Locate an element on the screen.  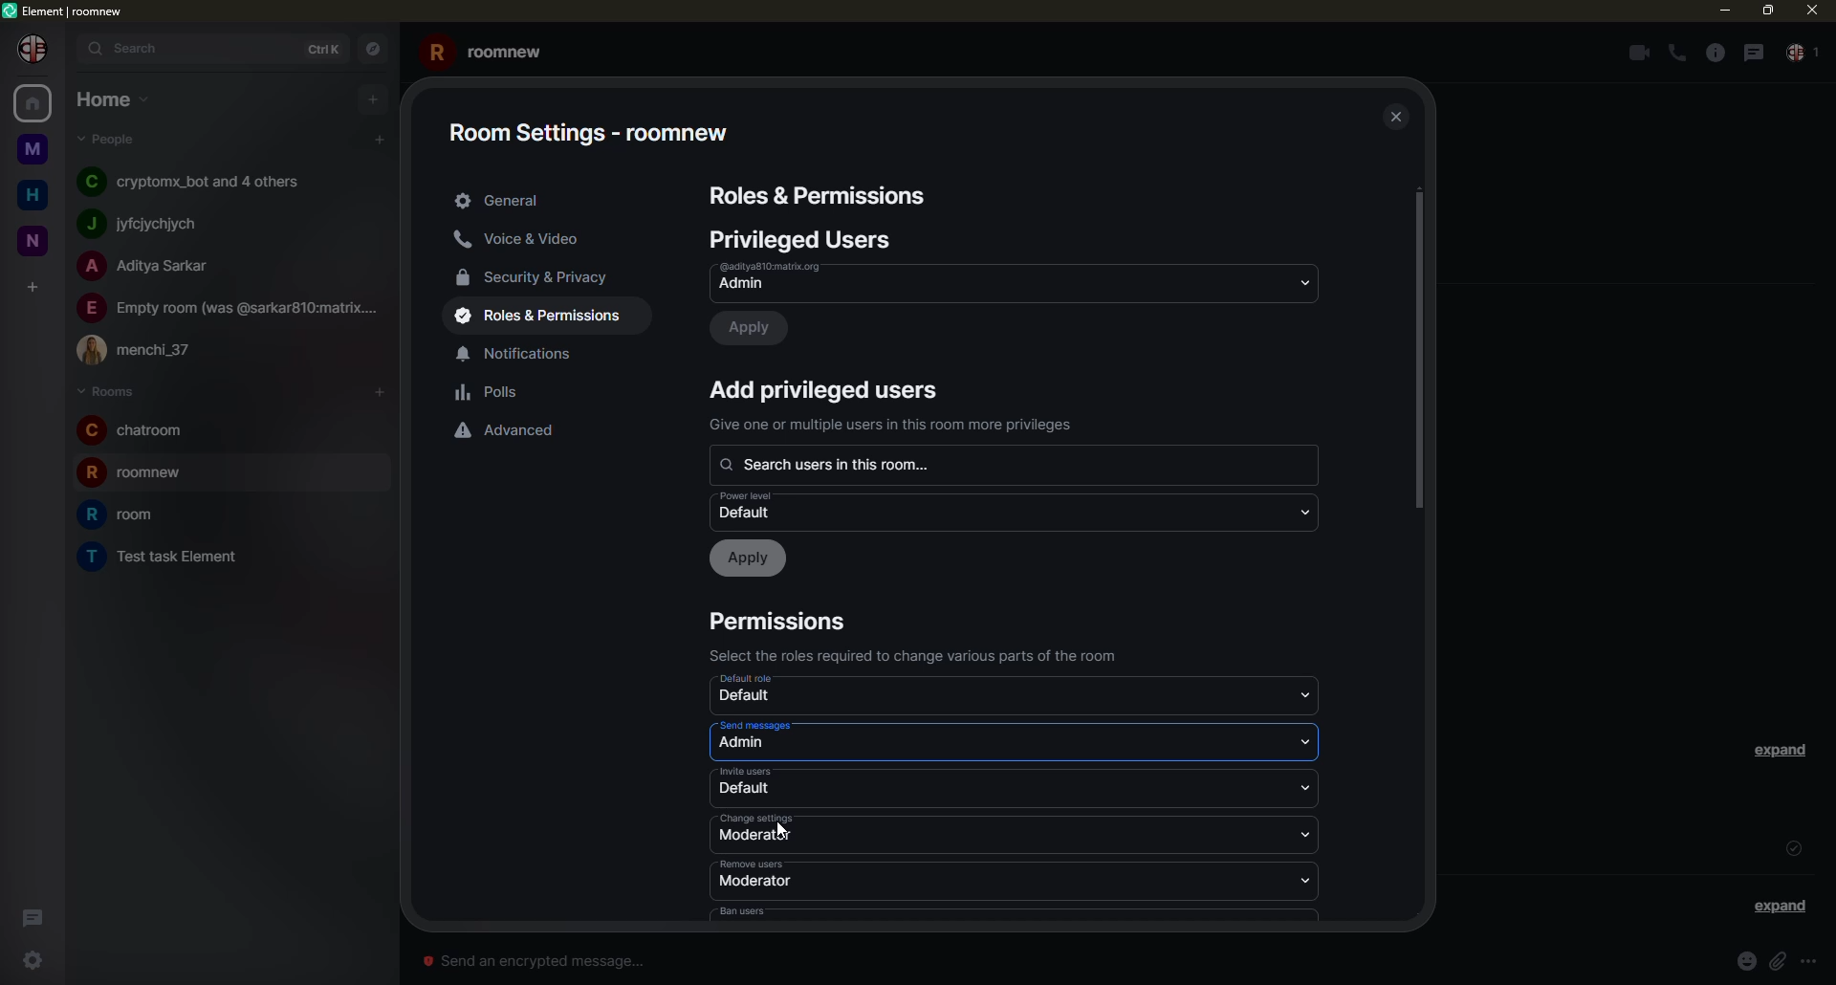
emoji is located at coordinates (1746, 960).